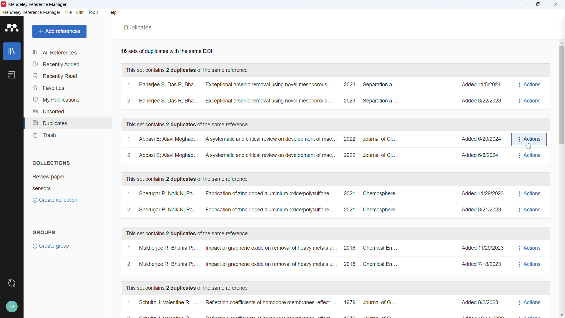 This screenshot has width=565, height=318. What do you see at coordinates (67, 110) in the screenshot?
I see `Unsorted ` at bounding box center [67, 110].